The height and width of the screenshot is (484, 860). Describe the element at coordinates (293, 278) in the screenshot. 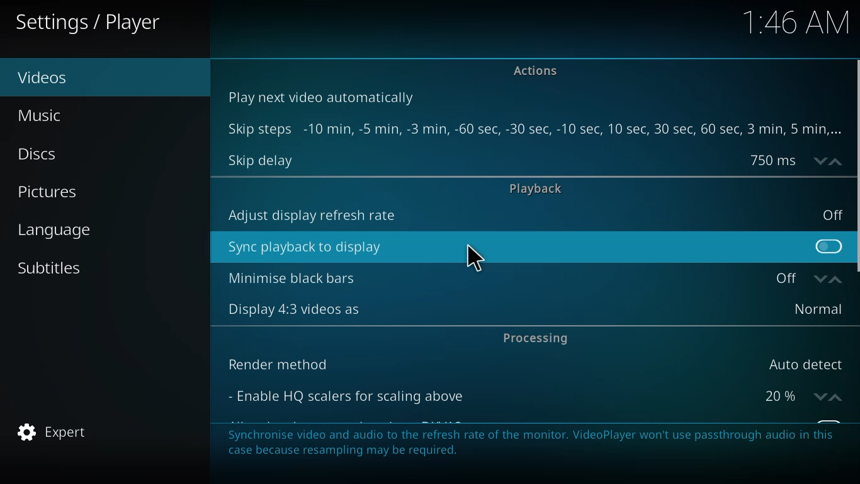

I see `minimise black bars` at that location.